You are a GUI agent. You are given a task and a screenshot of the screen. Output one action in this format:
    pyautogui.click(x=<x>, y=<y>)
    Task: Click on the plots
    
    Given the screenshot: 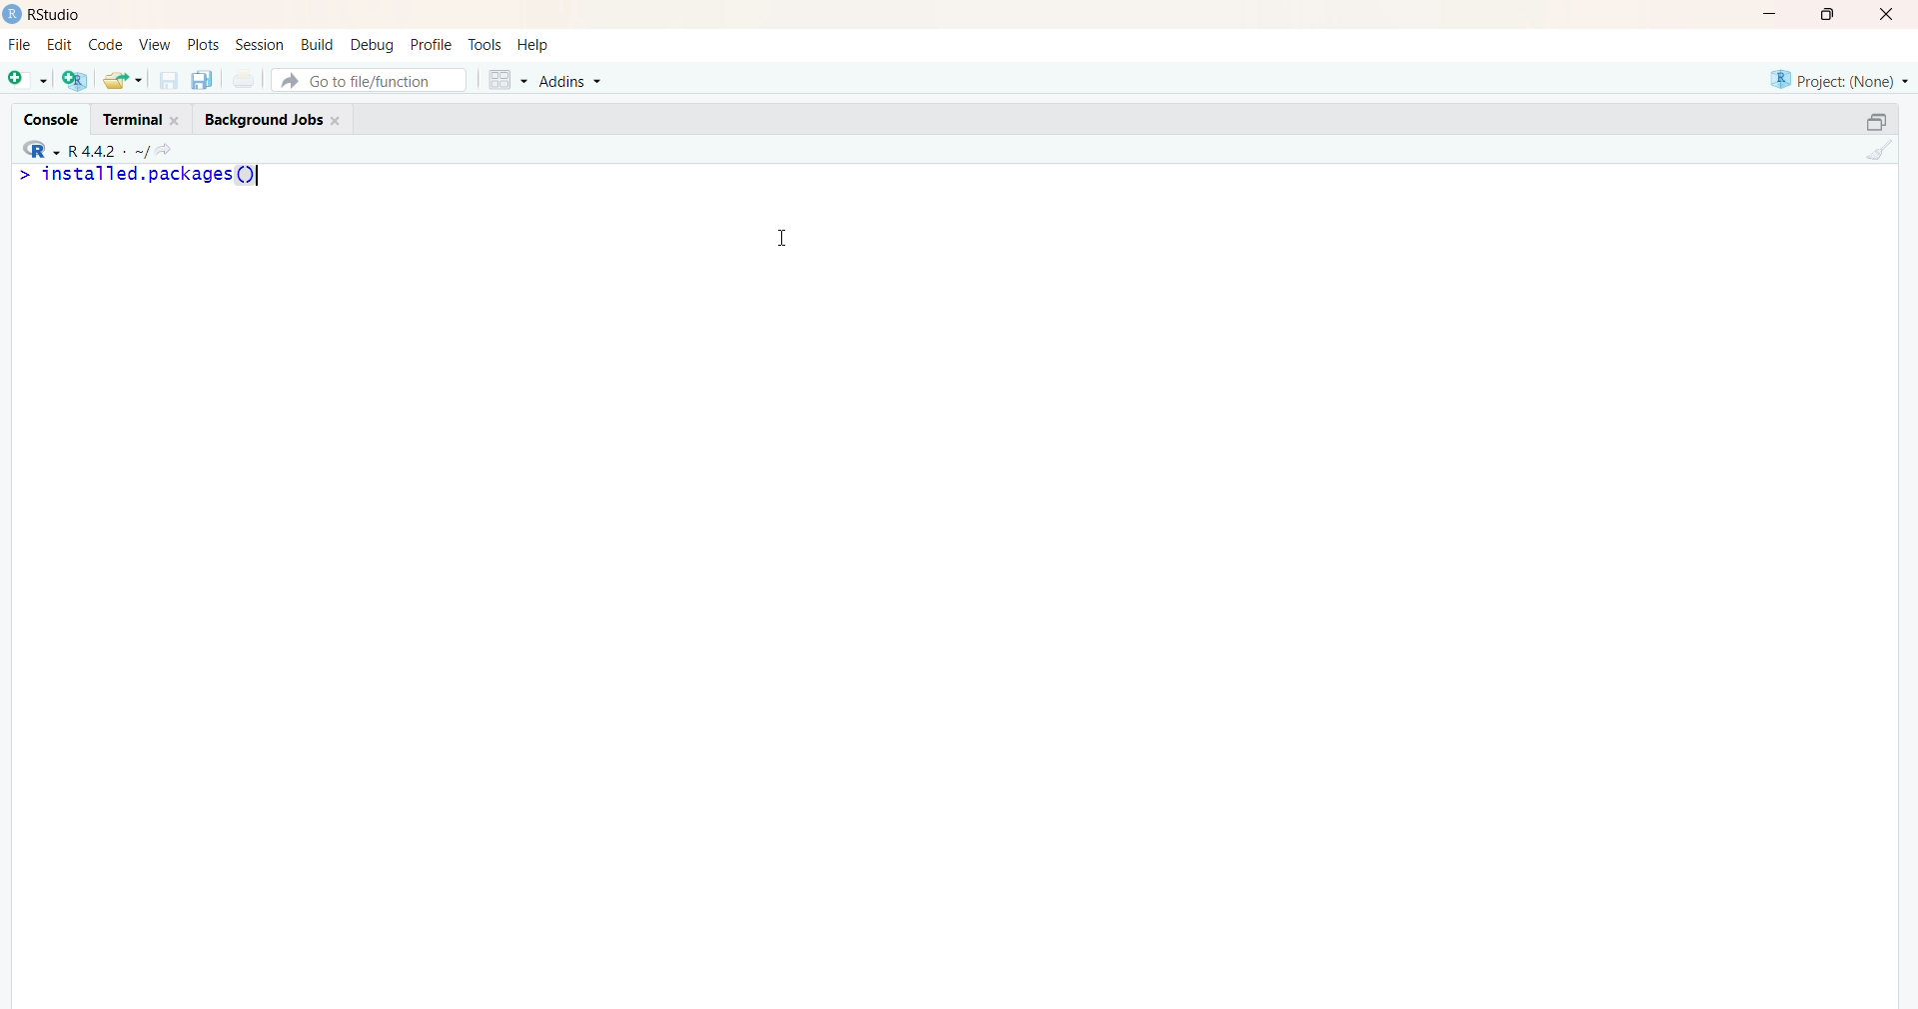 What is the action you would take?
    pyautogui.click(x=201, y=43)
    